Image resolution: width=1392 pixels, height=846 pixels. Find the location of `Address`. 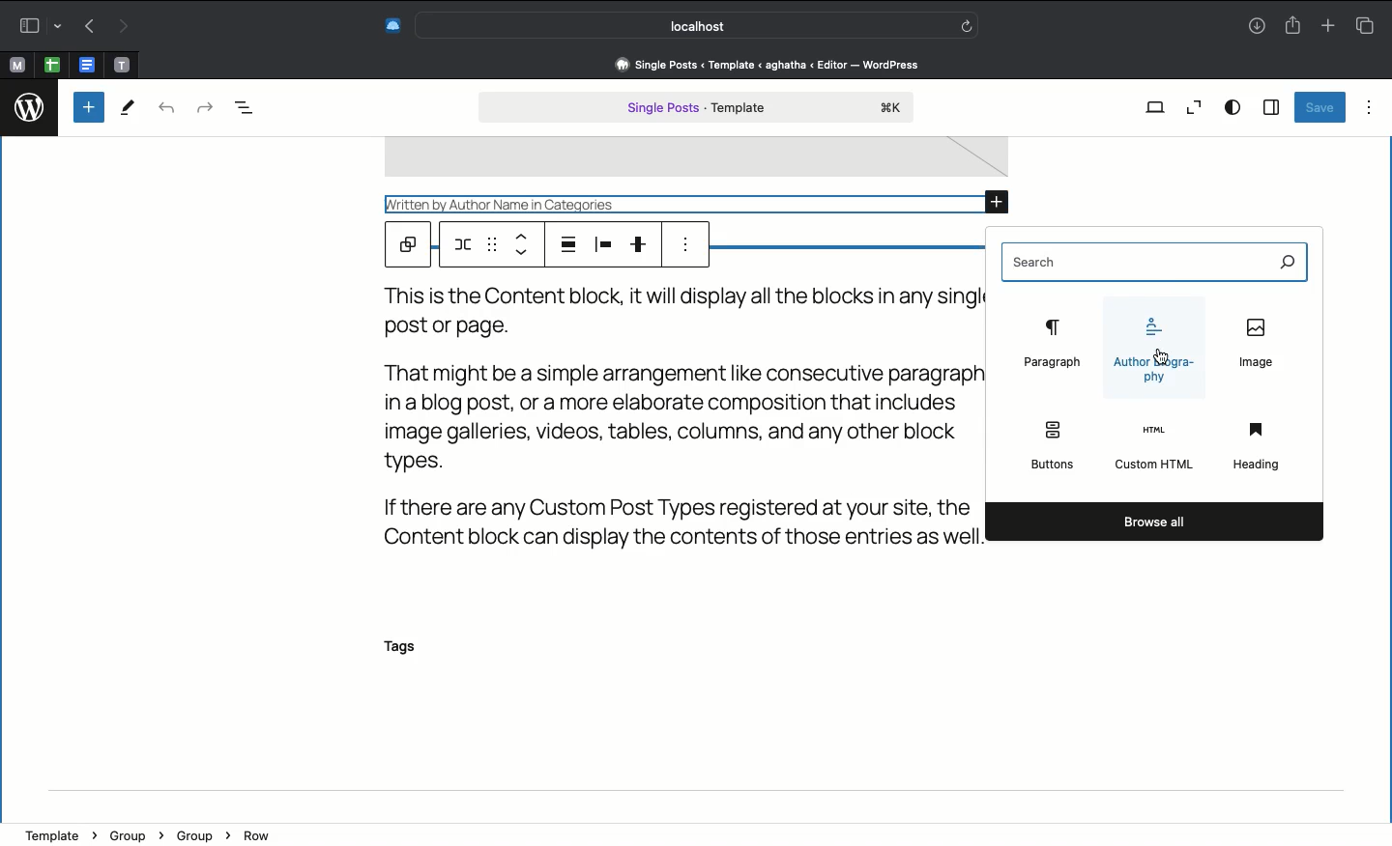

Address is located at coordinates (765, 64).